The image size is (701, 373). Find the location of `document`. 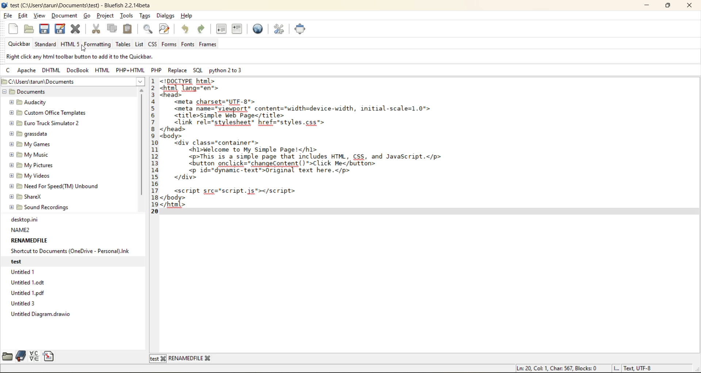

document is located at coordinates (65, 16).